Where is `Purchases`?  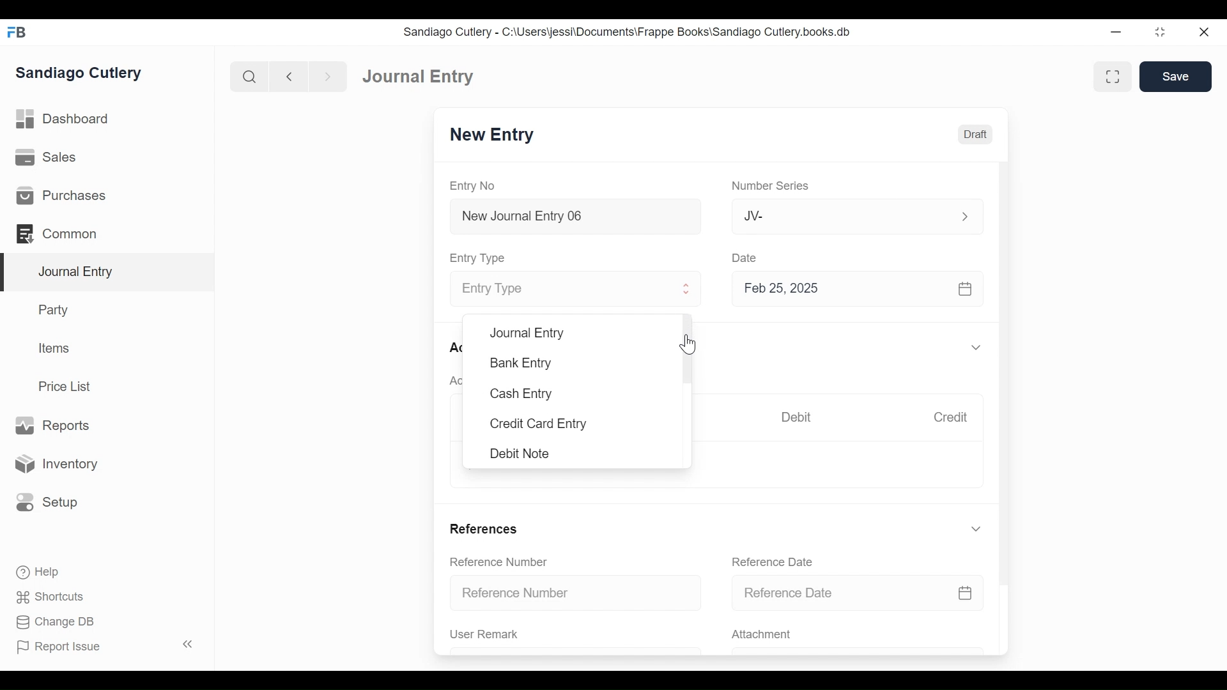 Purchases is located at coordinates (60, 195).